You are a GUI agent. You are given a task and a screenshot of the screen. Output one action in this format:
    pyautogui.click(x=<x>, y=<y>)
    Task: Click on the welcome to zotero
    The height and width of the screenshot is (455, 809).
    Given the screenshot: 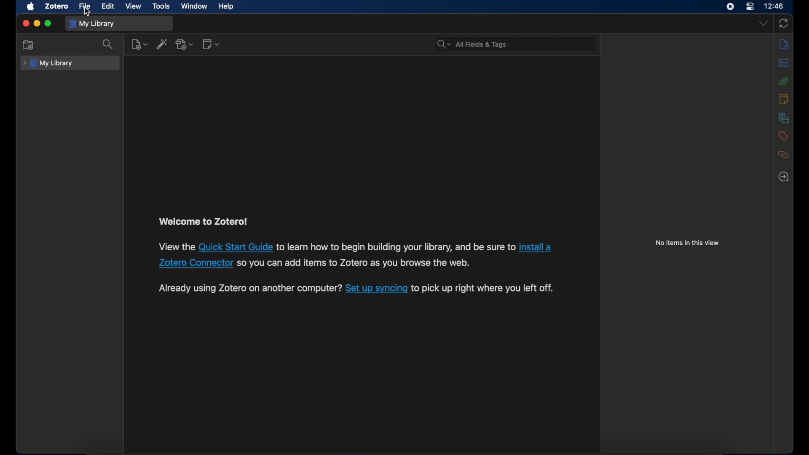 What is the action you would take?
    pyautogui.click(x=203, y=221)
    